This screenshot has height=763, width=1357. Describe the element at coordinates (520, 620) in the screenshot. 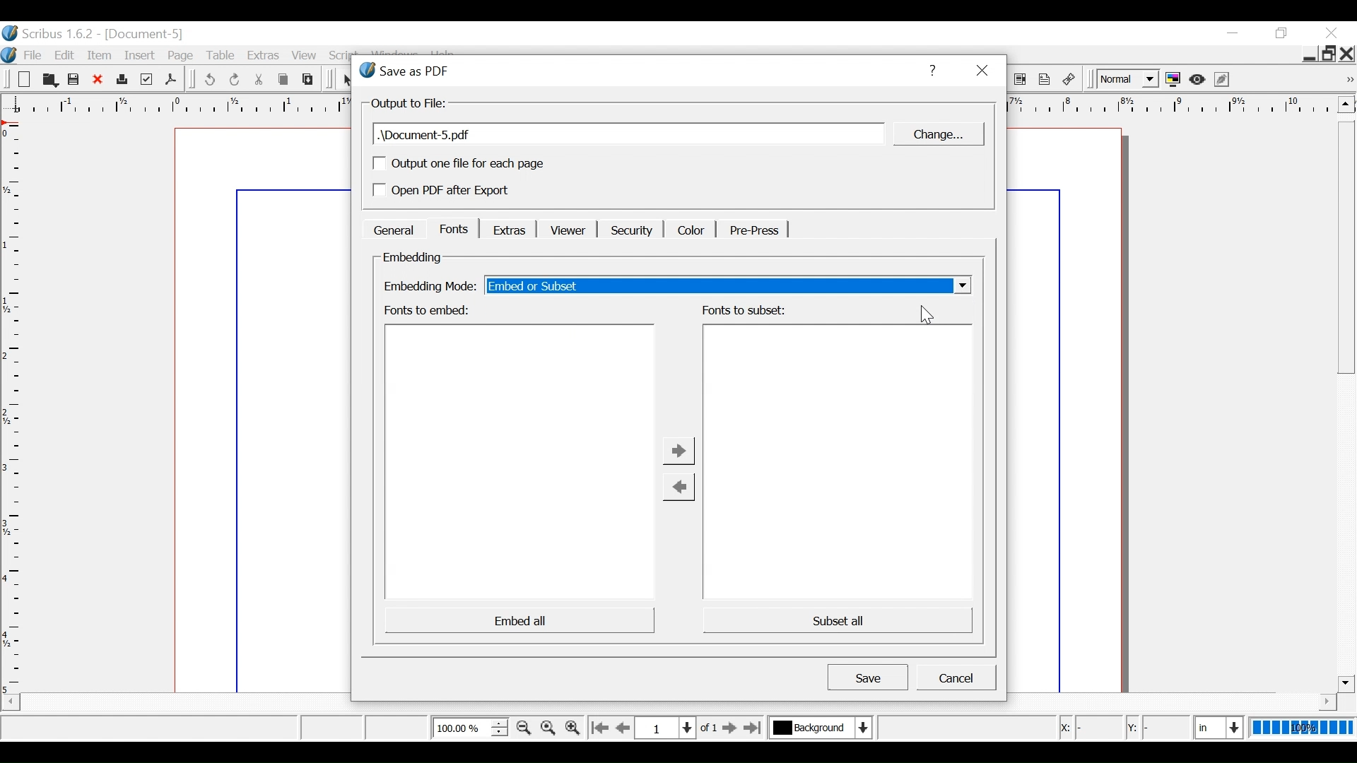

I see `Embed all` at that location.